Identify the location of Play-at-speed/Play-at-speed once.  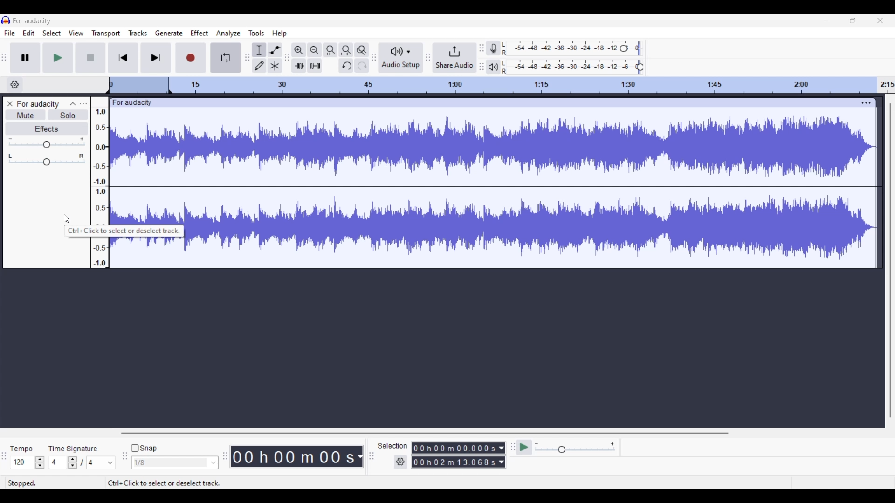
(525, 448).